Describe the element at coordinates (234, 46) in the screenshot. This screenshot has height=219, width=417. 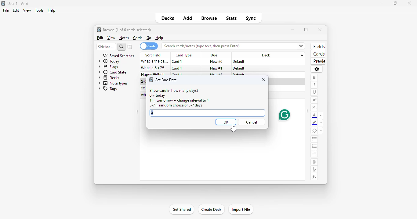
I see `Search cards/notes (type text, then press Enter)` at that location.